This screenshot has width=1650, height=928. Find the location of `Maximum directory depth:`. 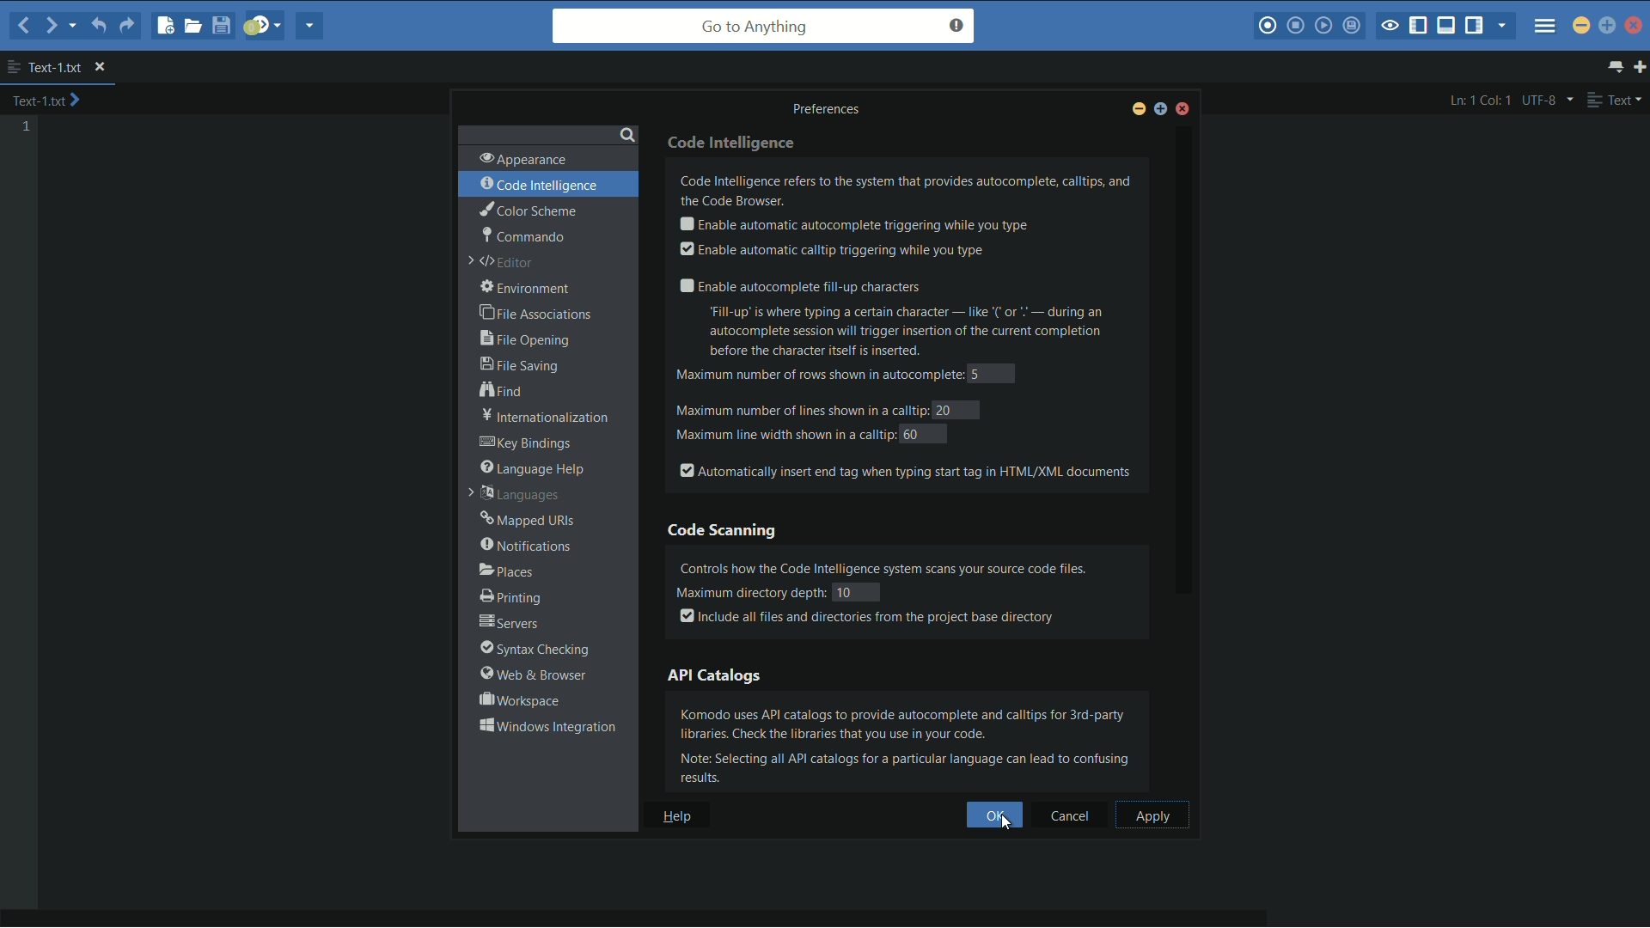

Maximum directory depth: is located at coordinates (749, 591).